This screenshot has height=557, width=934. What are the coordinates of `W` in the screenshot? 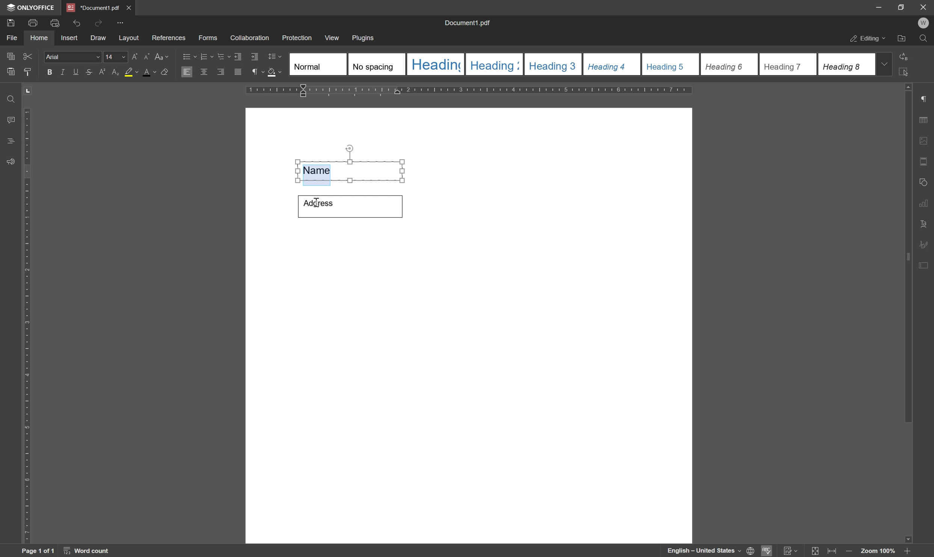 It's located at (925, 23).